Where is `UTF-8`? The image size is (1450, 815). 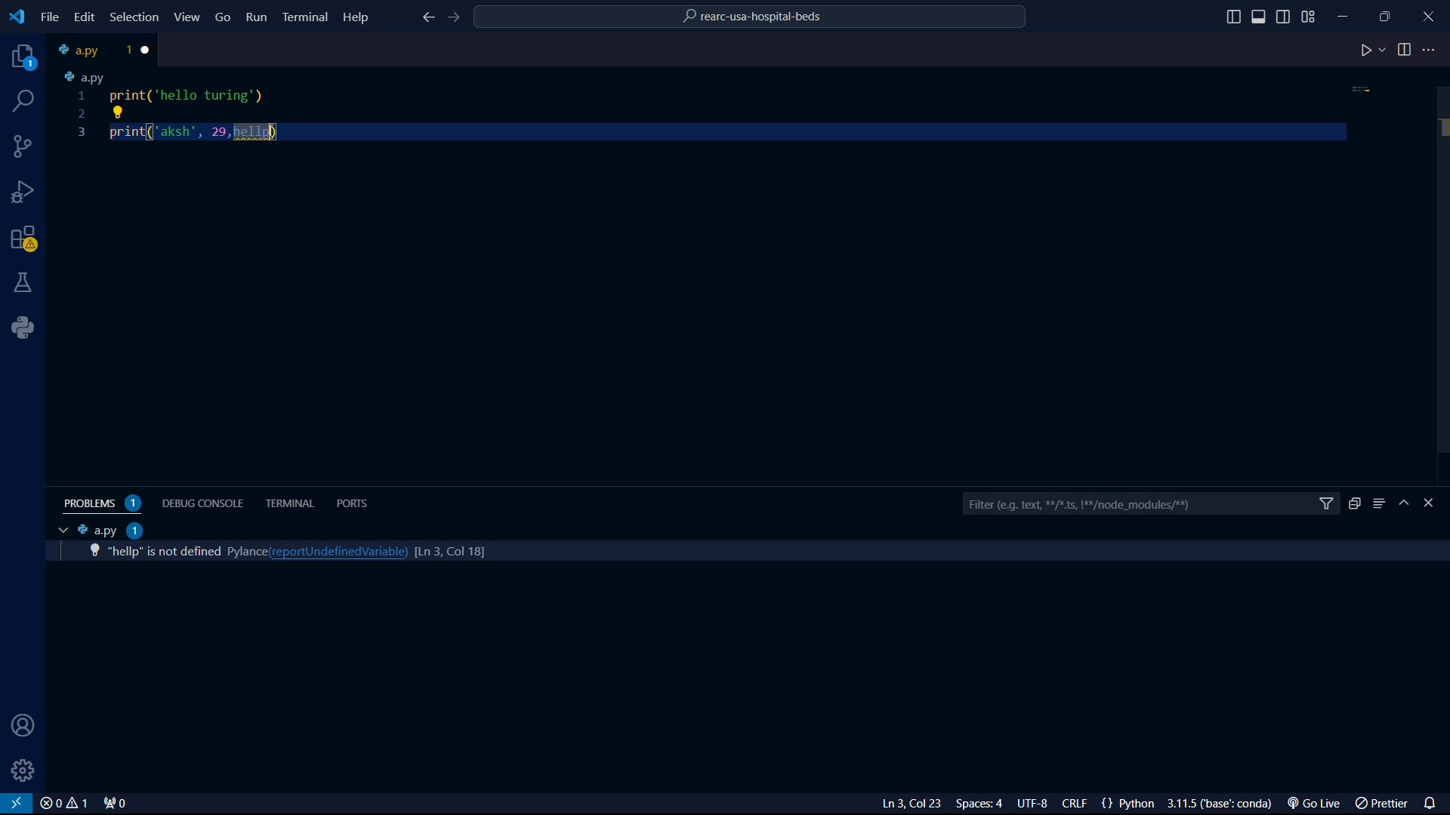
UTF-8 is located at coordinates (1038, 804).